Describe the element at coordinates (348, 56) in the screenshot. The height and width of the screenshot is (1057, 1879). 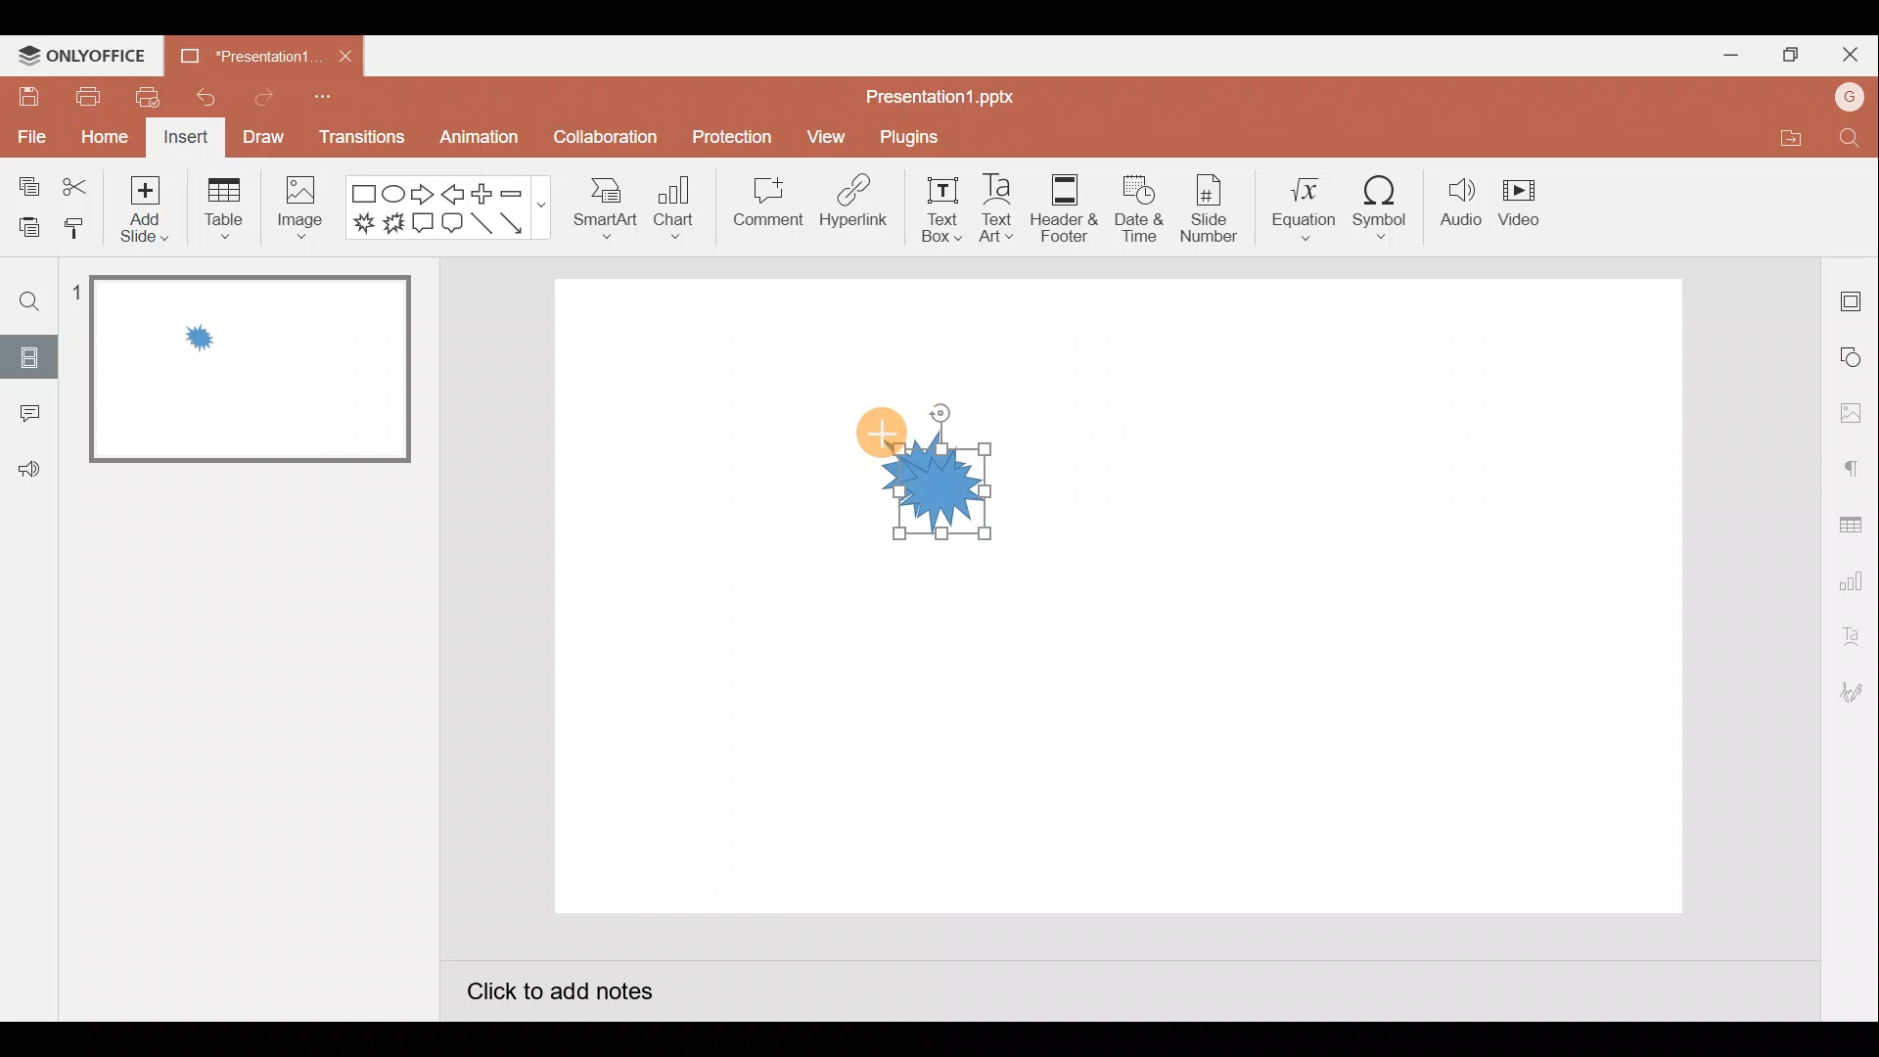
I see `Close` at that location.